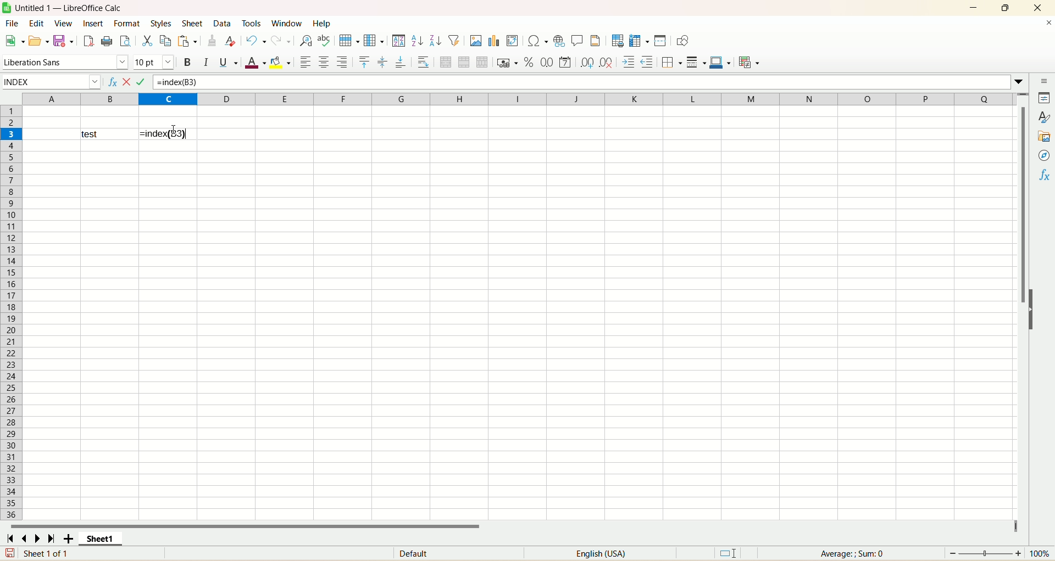 The height and width of the screenshot is (561, 1055). What do you see at coordinates (37, 23) in the screenshot?
I see `edit` at bounding box center [37, 23].